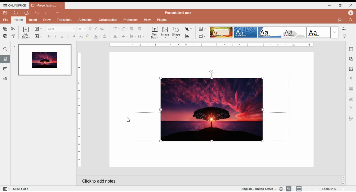  Describe the element at coordinates (75, 36) in the screenshot. I see `superscript` at that location.